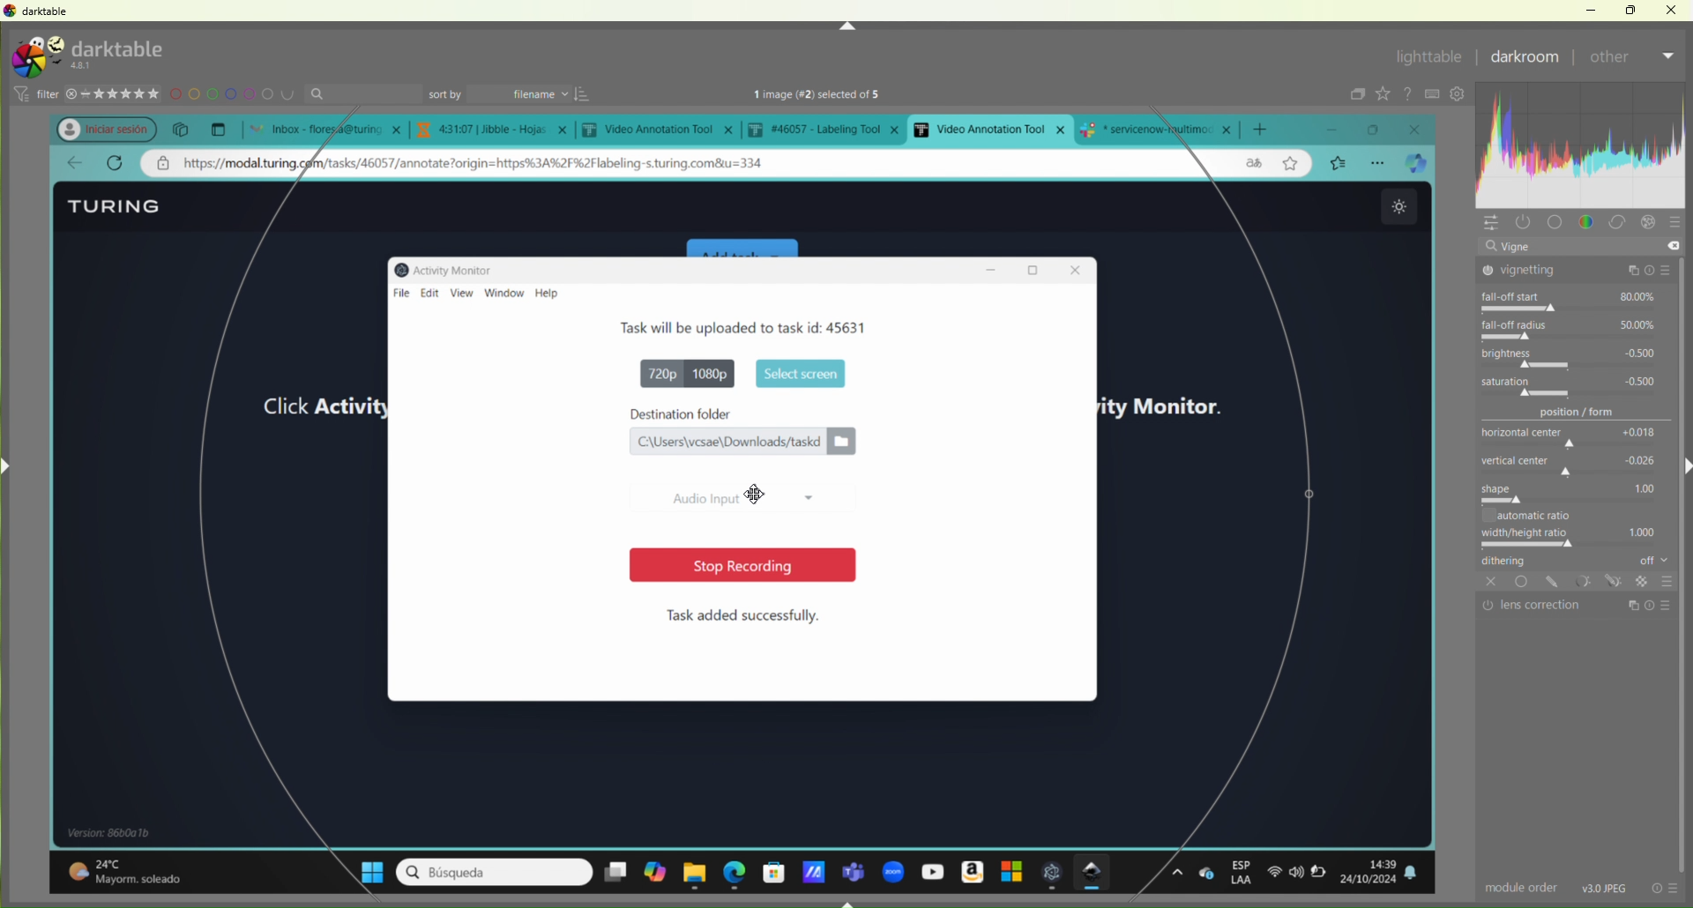  What do you see at coordinates (178, 130) in the screenshot?
I see `copy` at bounding box center [178, 130].